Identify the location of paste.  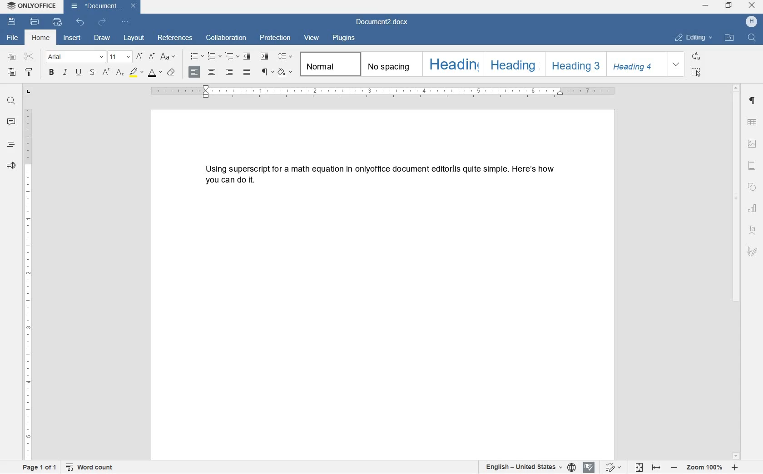
(11, 73).